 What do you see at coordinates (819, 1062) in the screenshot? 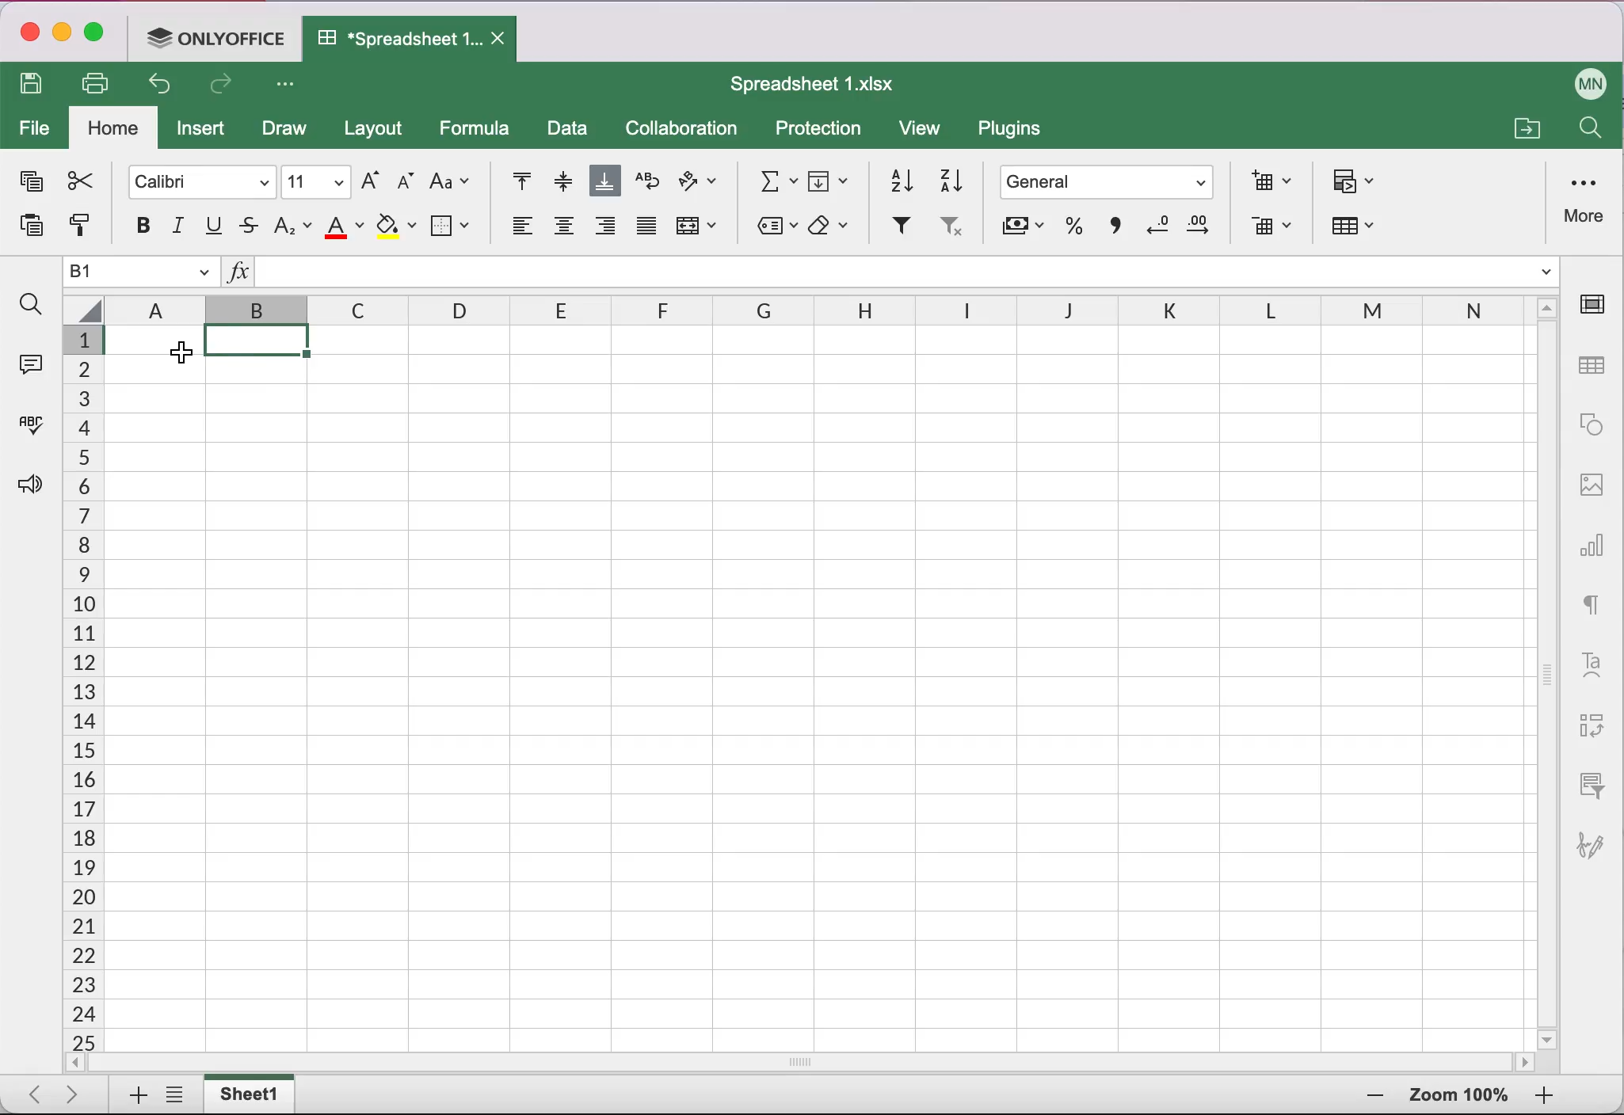
I see `horizontal slider` at bounding box center [819, 1062].